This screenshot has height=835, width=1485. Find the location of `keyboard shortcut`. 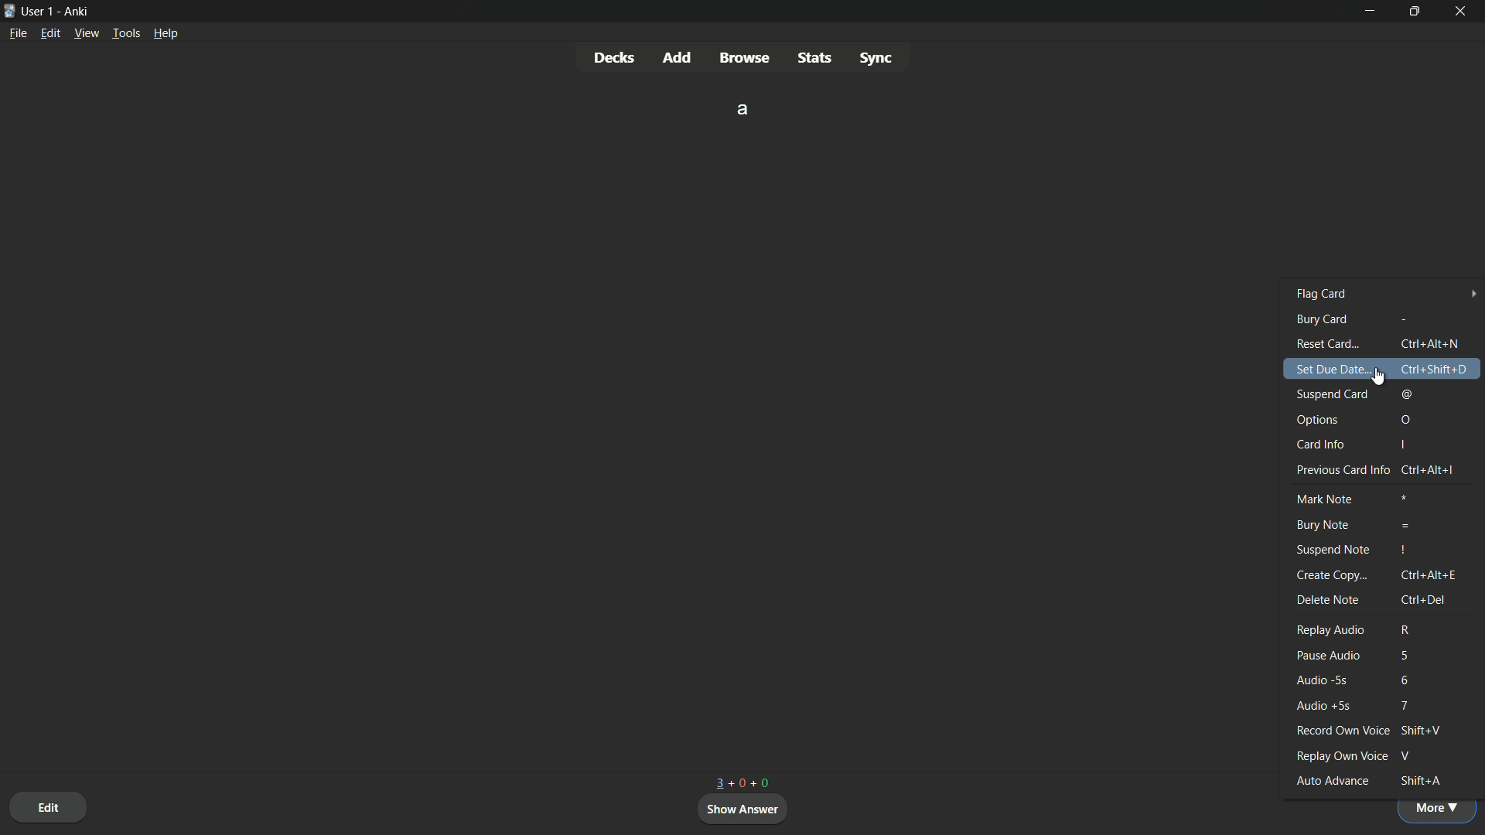

keyboard shortcut is located at coordinates (1429, 576).